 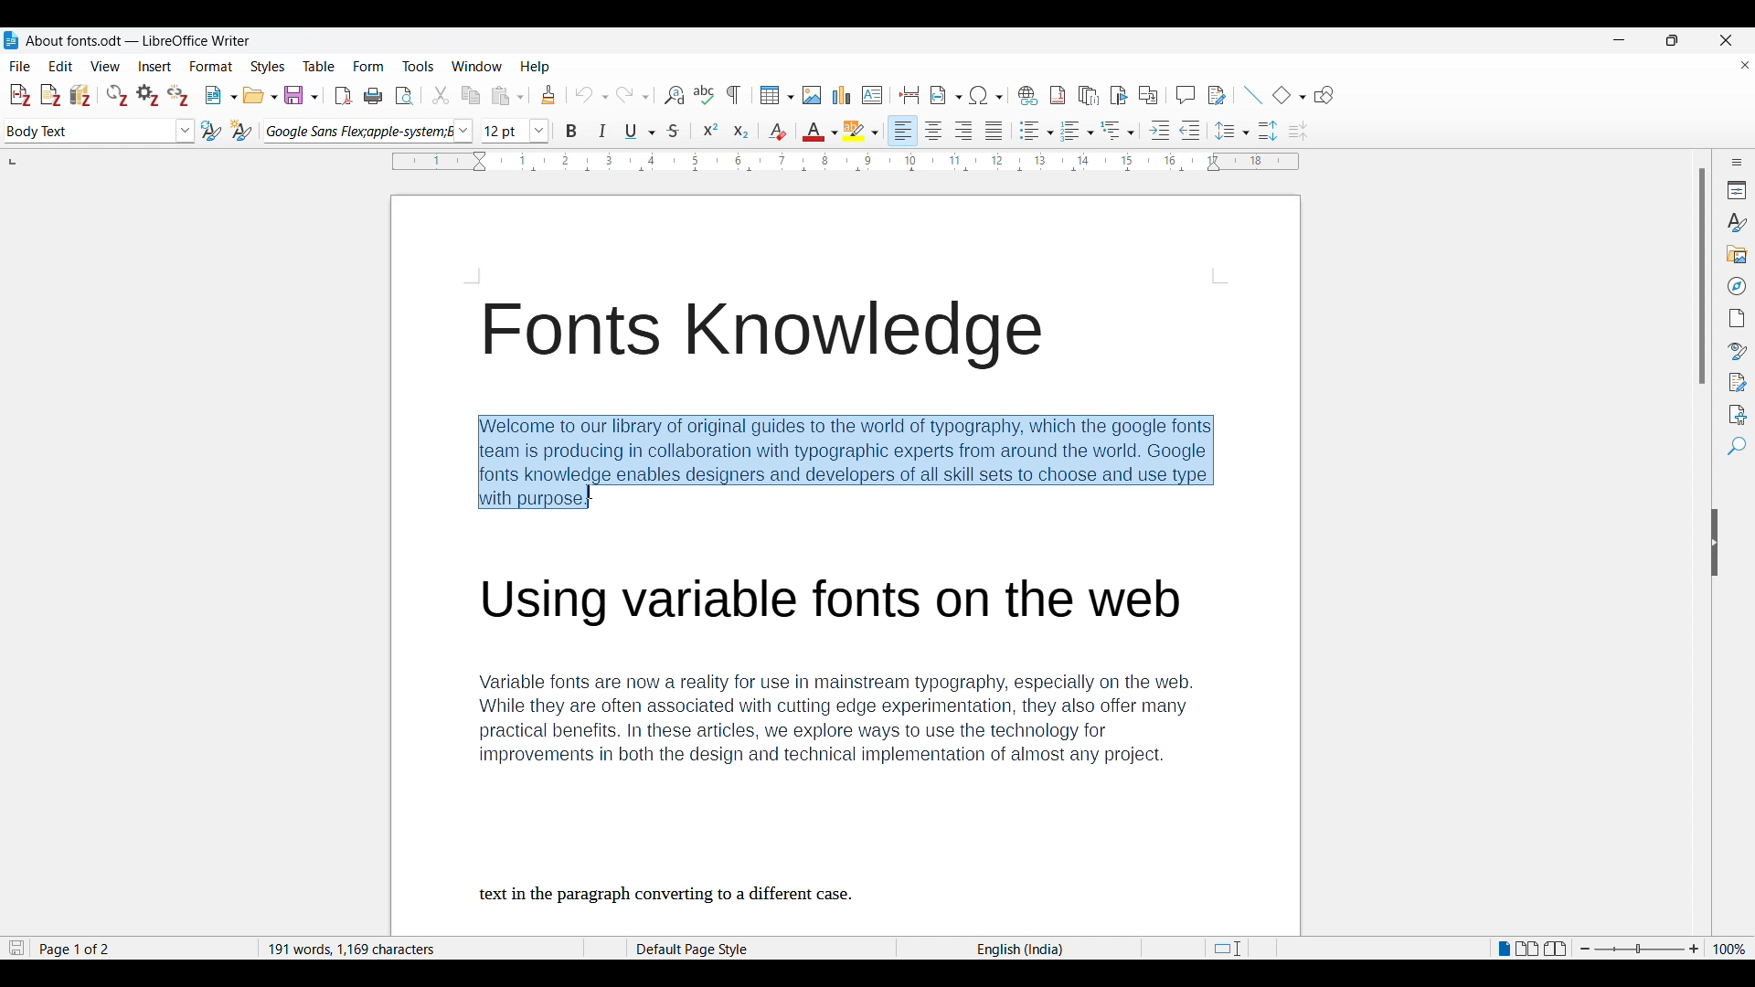 What do you see at coordinates (1738, 416) in the screenshot?
I see `Accessibility check` at bounding box center [1738, 416].